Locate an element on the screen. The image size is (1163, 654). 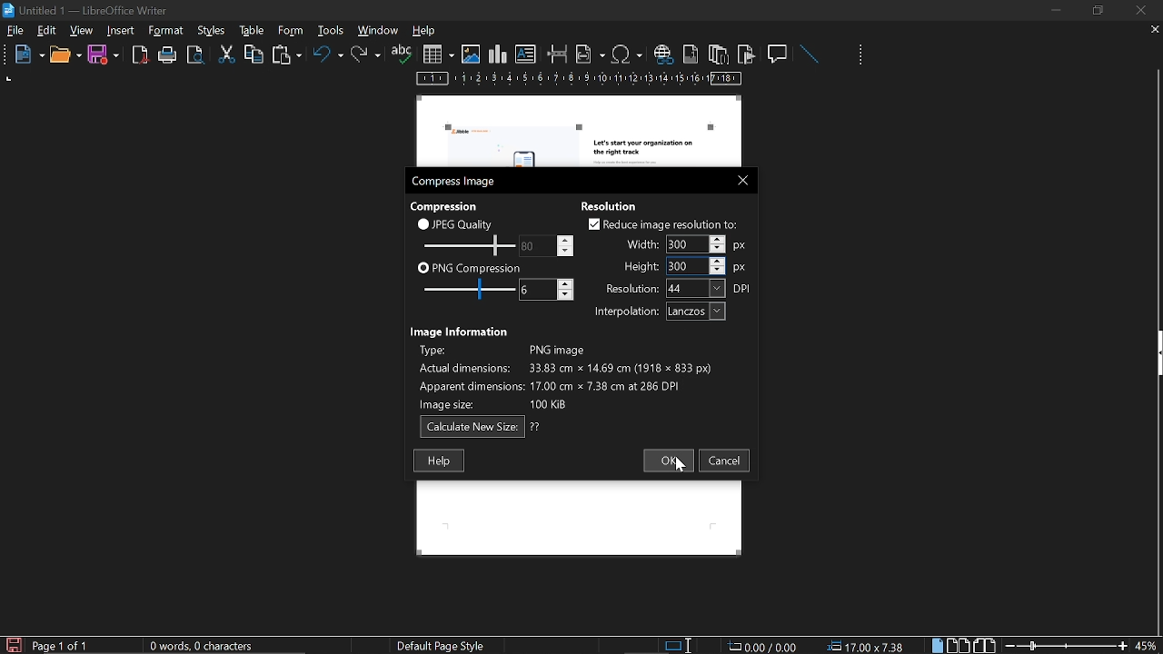
new is located at coordinates (25, 55).